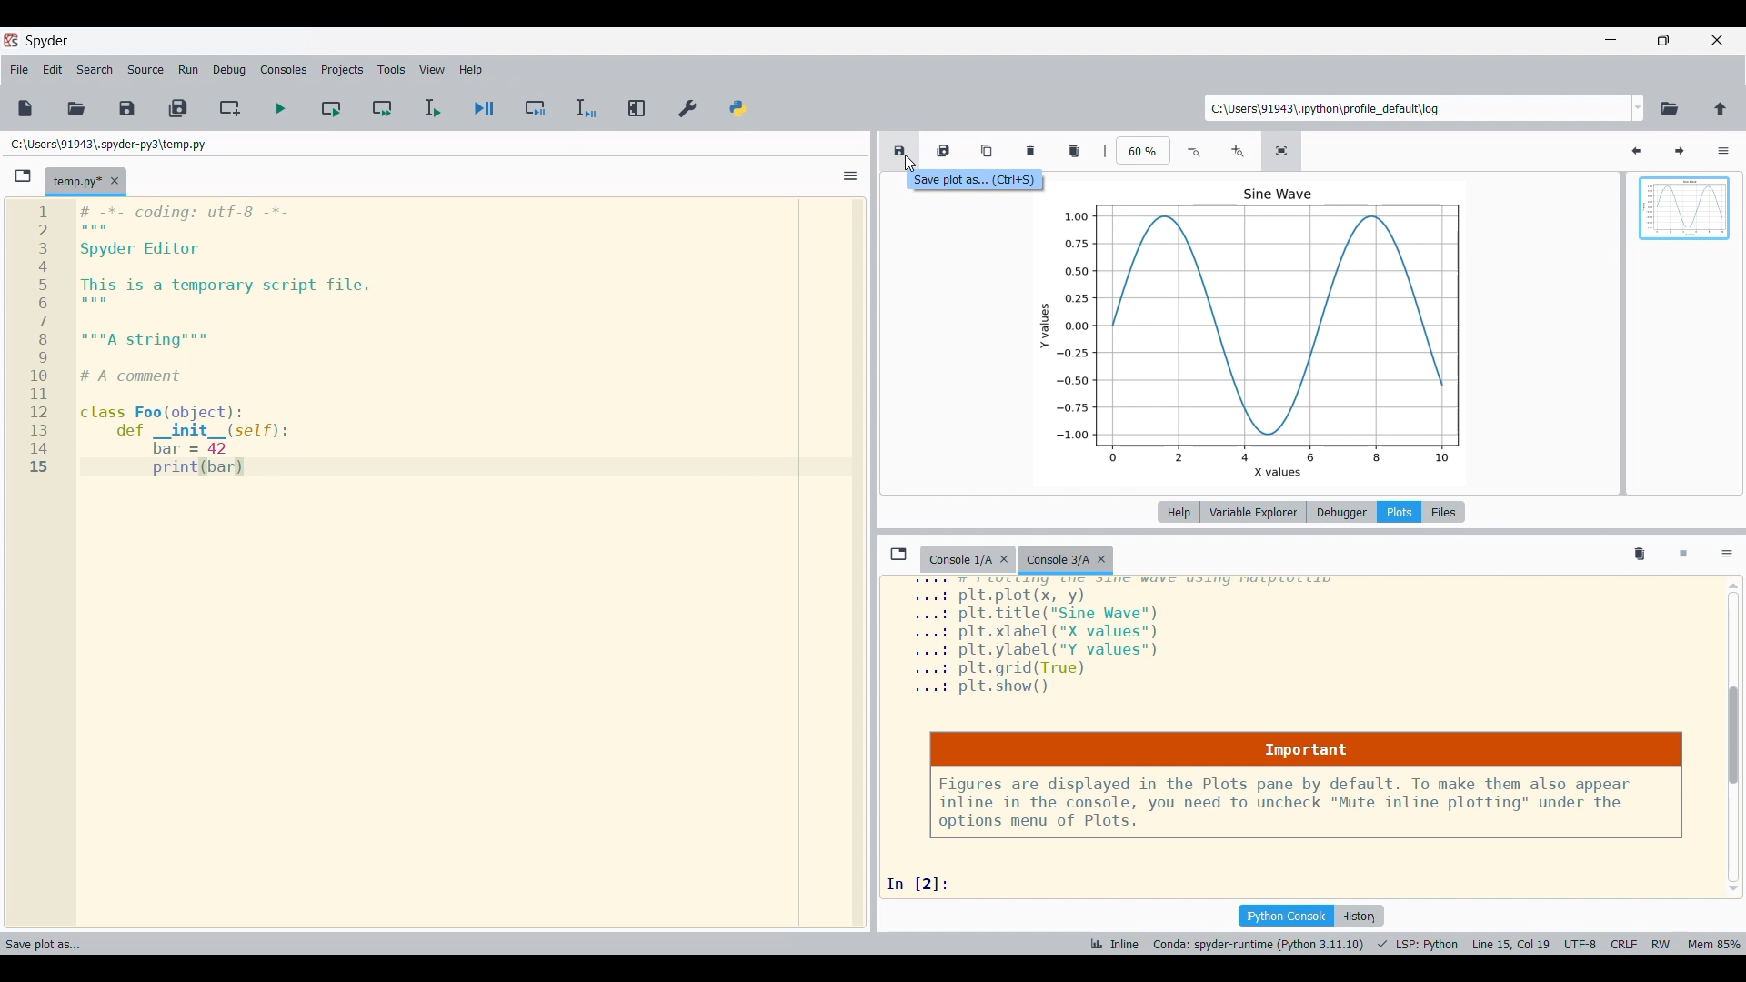 This screenshot has height=982, width=1746. What do you see at coordinates (925, 883) in the screenshot?
I see `input` at bounding box center [925, 883].